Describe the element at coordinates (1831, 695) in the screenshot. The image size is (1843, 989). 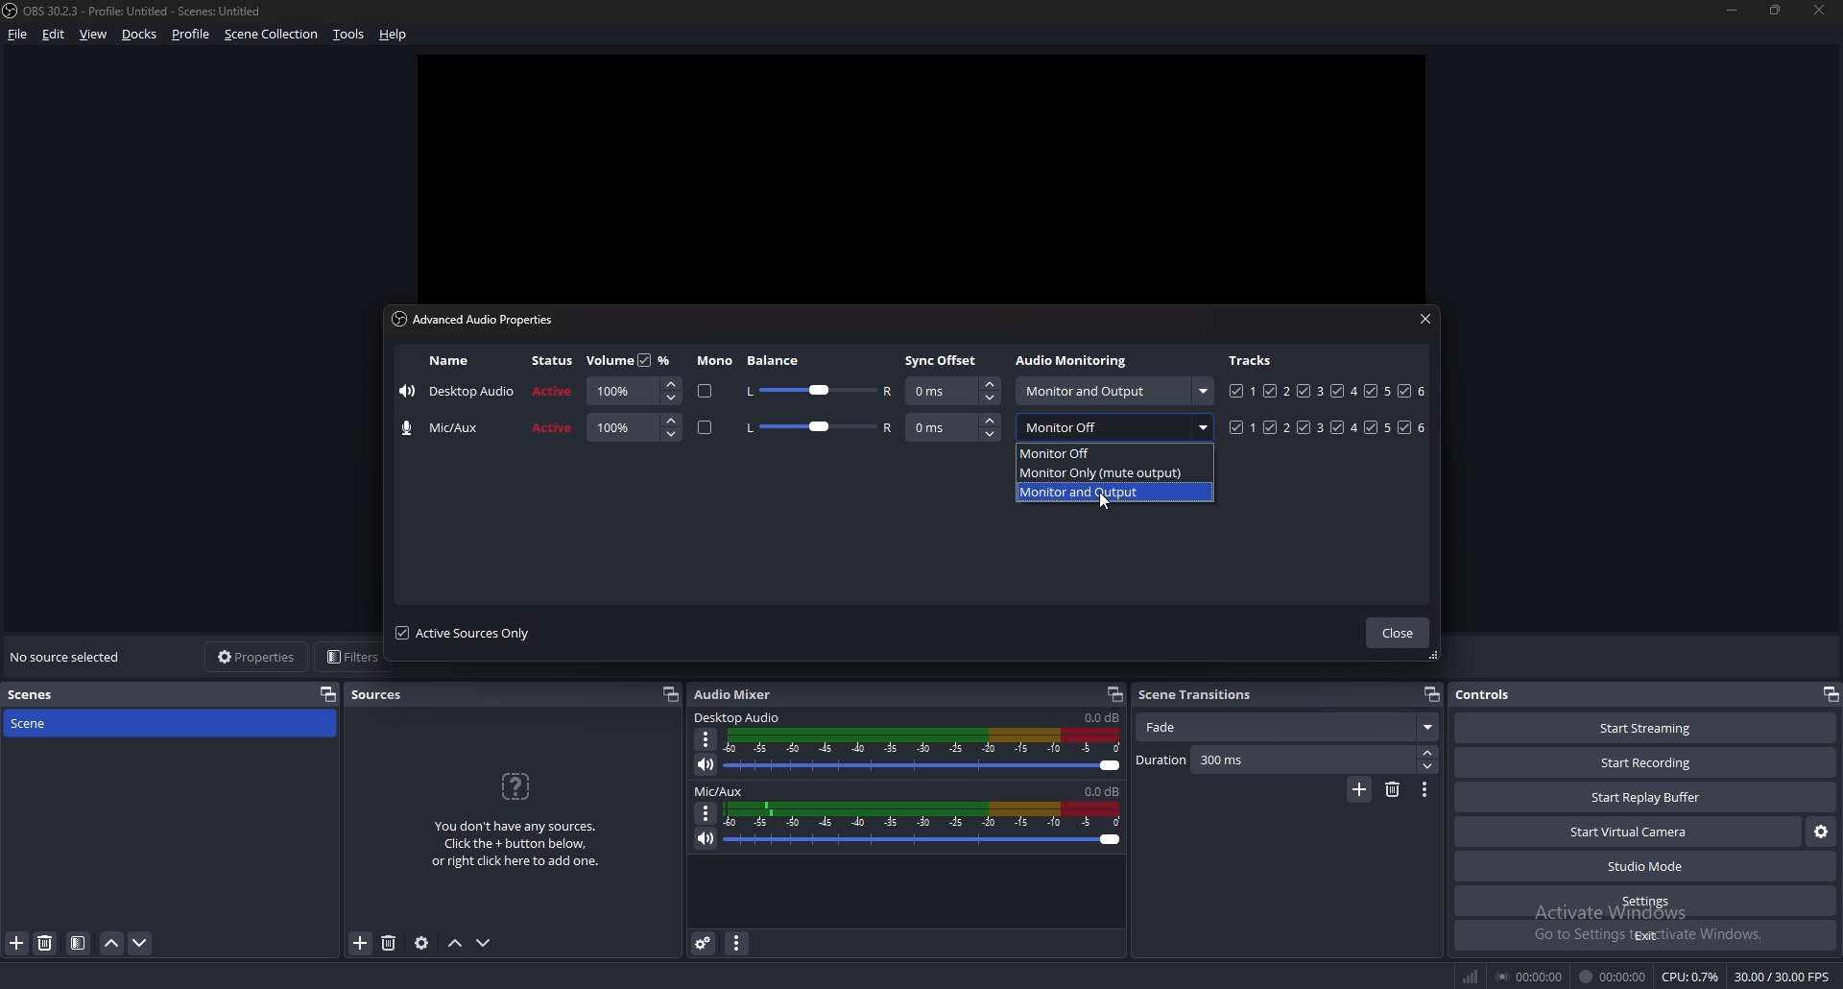
I see `pop out` at that location.